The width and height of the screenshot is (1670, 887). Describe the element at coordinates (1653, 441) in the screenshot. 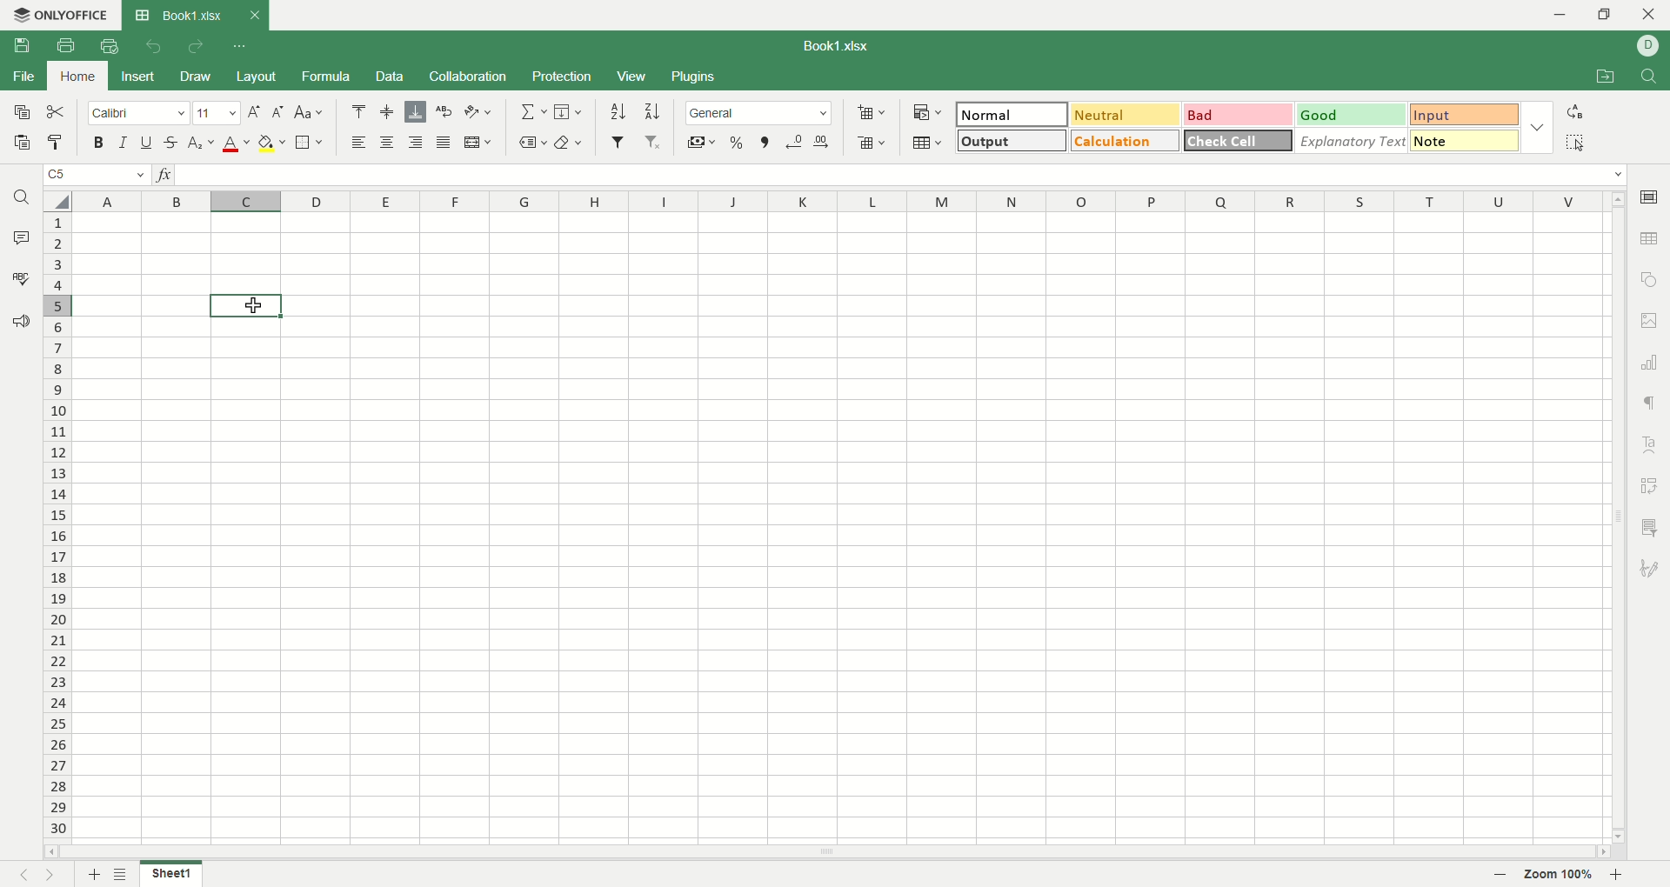

I see `text art settings` at that location.